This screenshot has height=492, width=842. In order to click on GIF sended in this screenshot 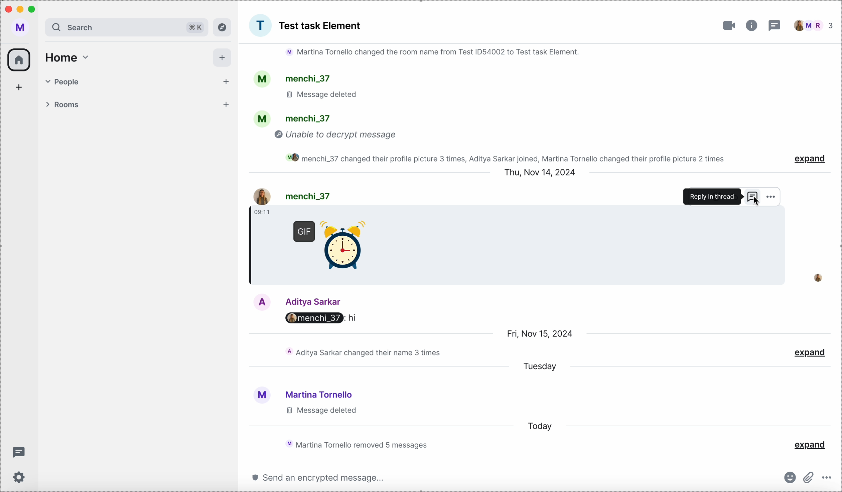, I will do `click(335, 249)`.